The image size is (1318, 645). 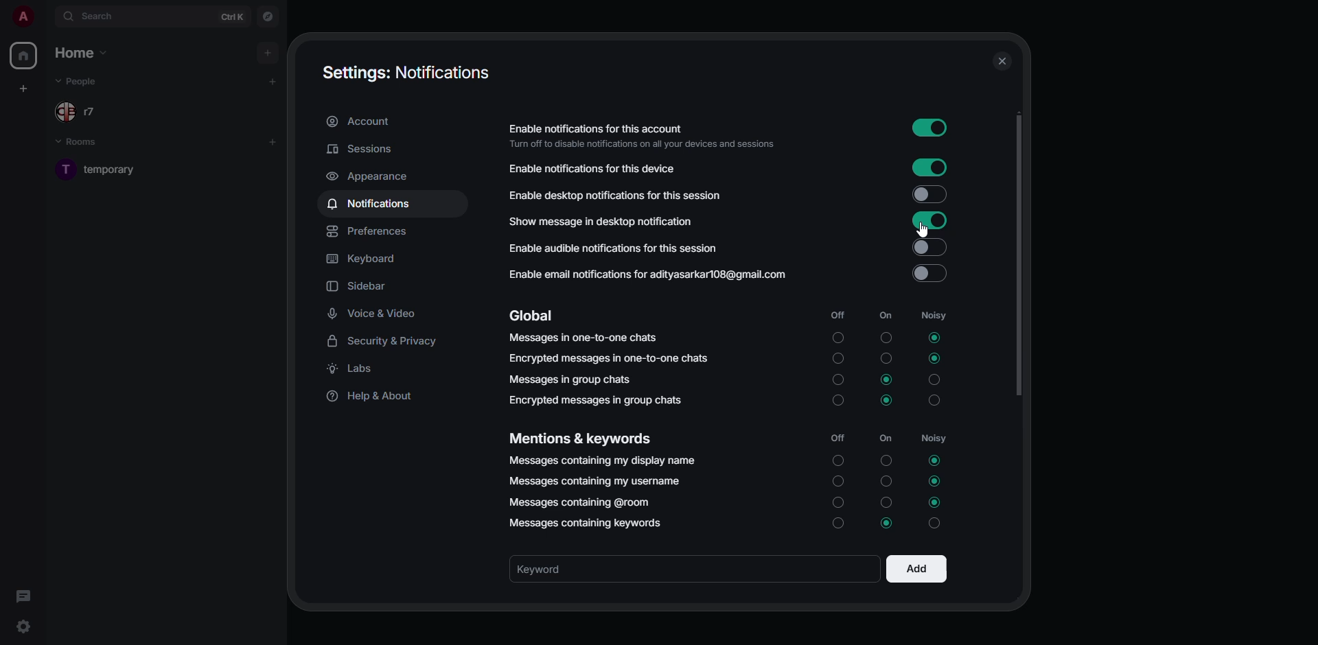 I want to click on turn on, so click(x=837, y=484).